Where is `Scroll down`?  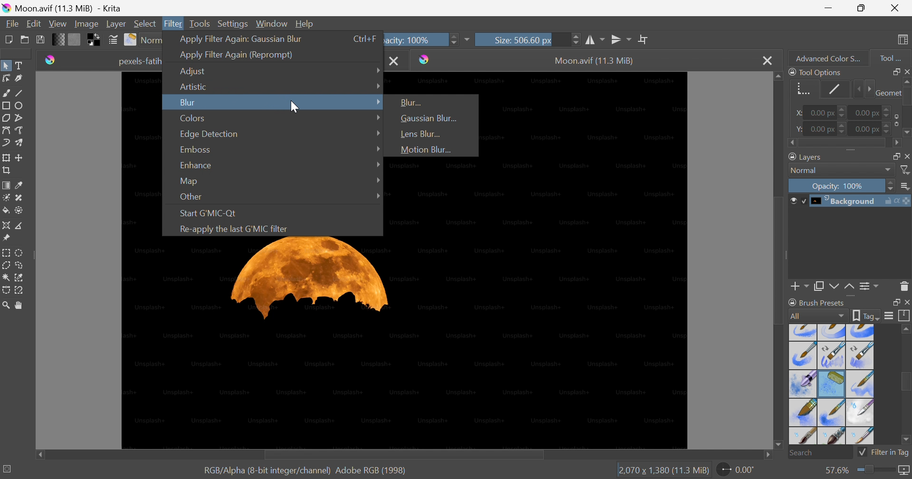
Scroll down is located at coordinates (778, 446).